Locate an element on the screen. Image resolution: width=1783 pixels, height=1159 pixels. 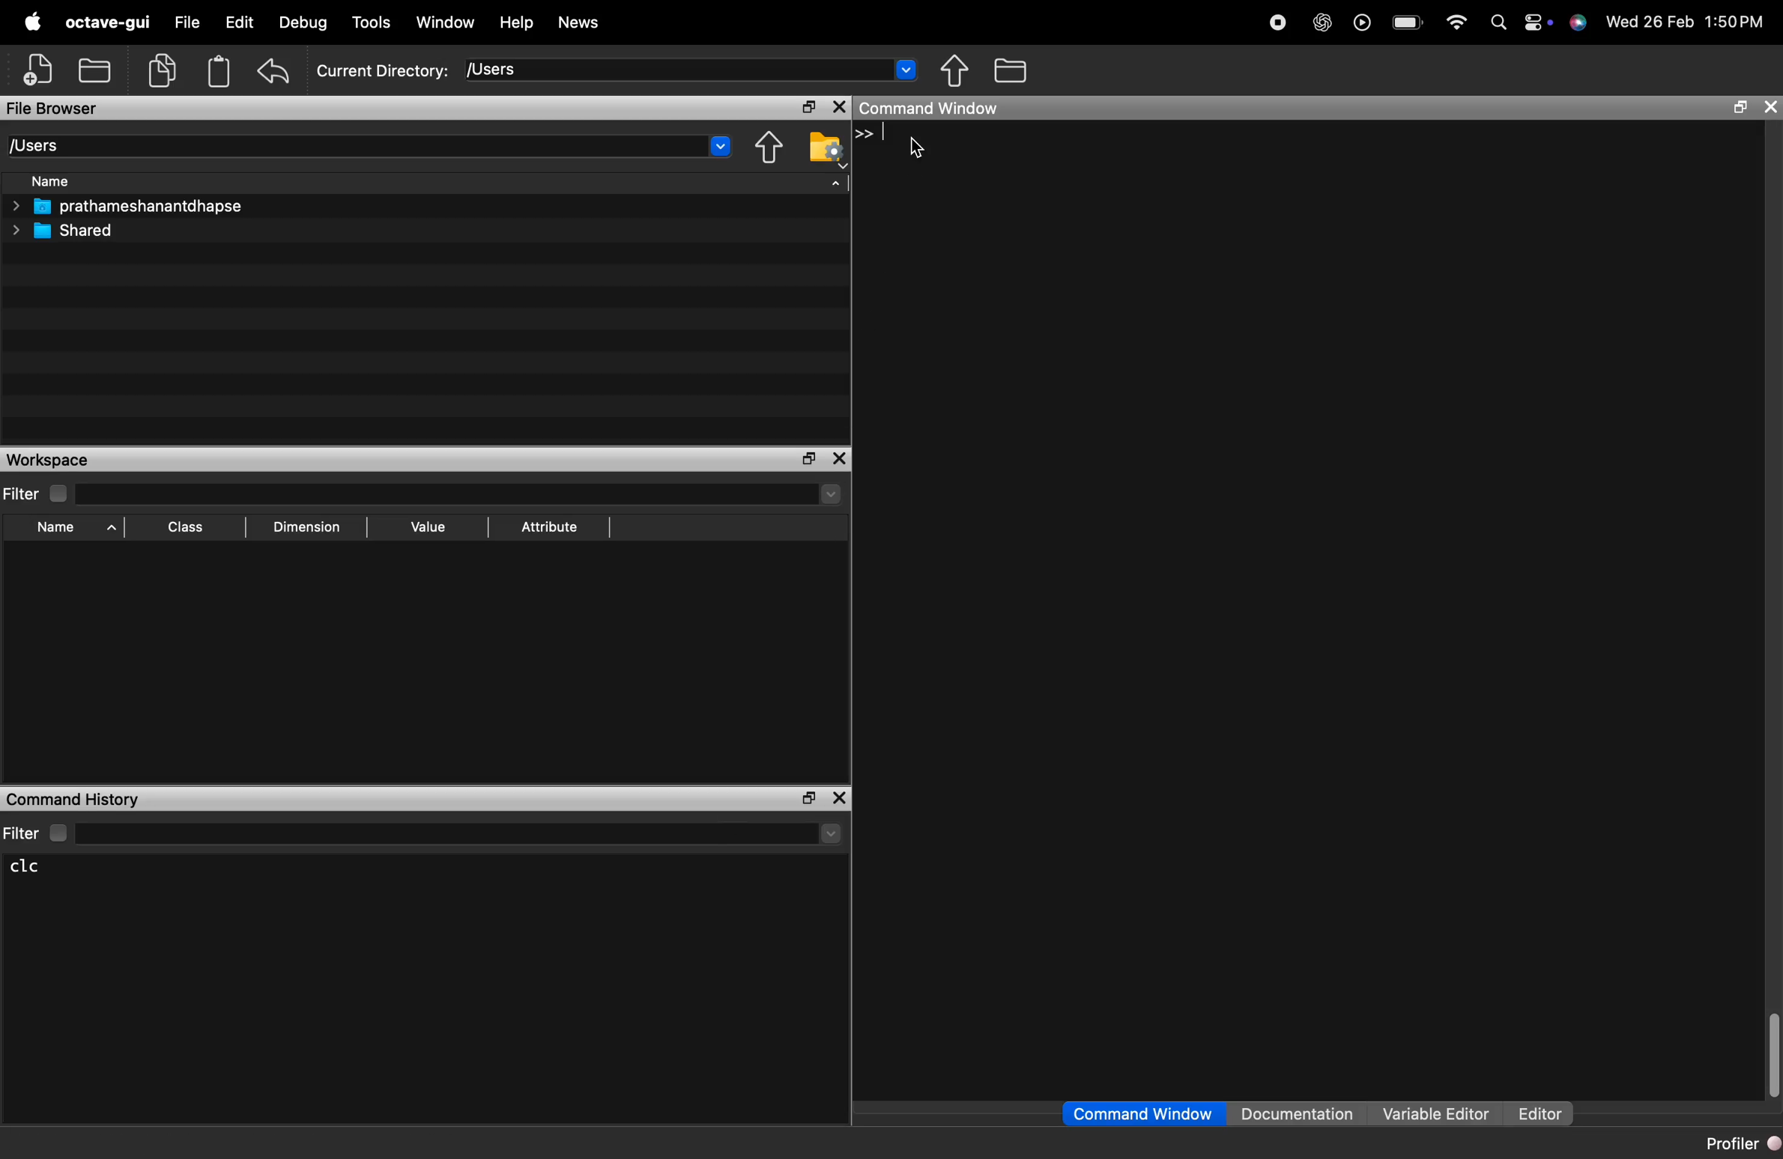
play is located at coordinates (1357, 22).